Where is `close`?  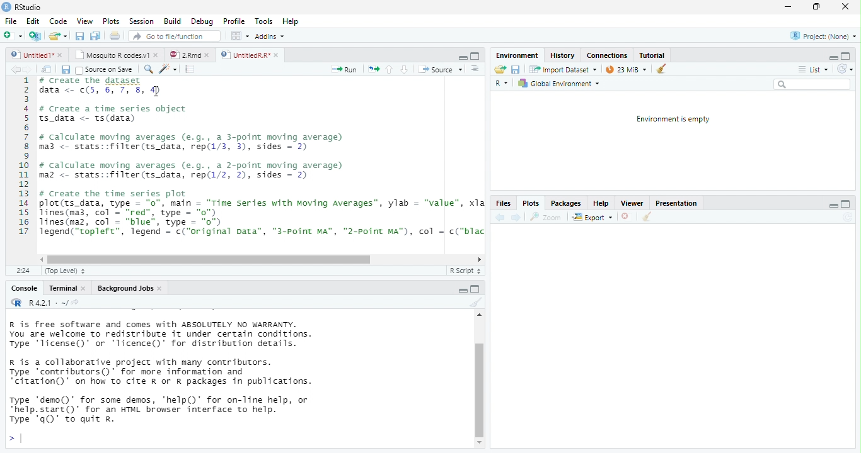 close is located at coordinates (845, 7).